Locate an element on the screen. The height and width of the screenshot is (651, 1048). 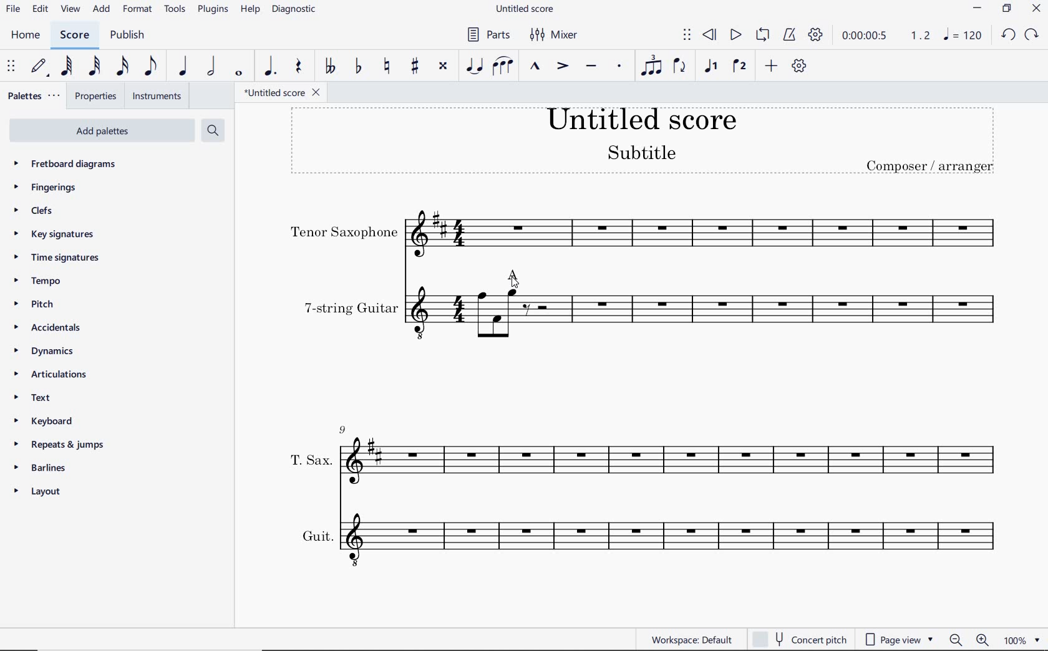
MIXER is located at coordinates (555, 35).